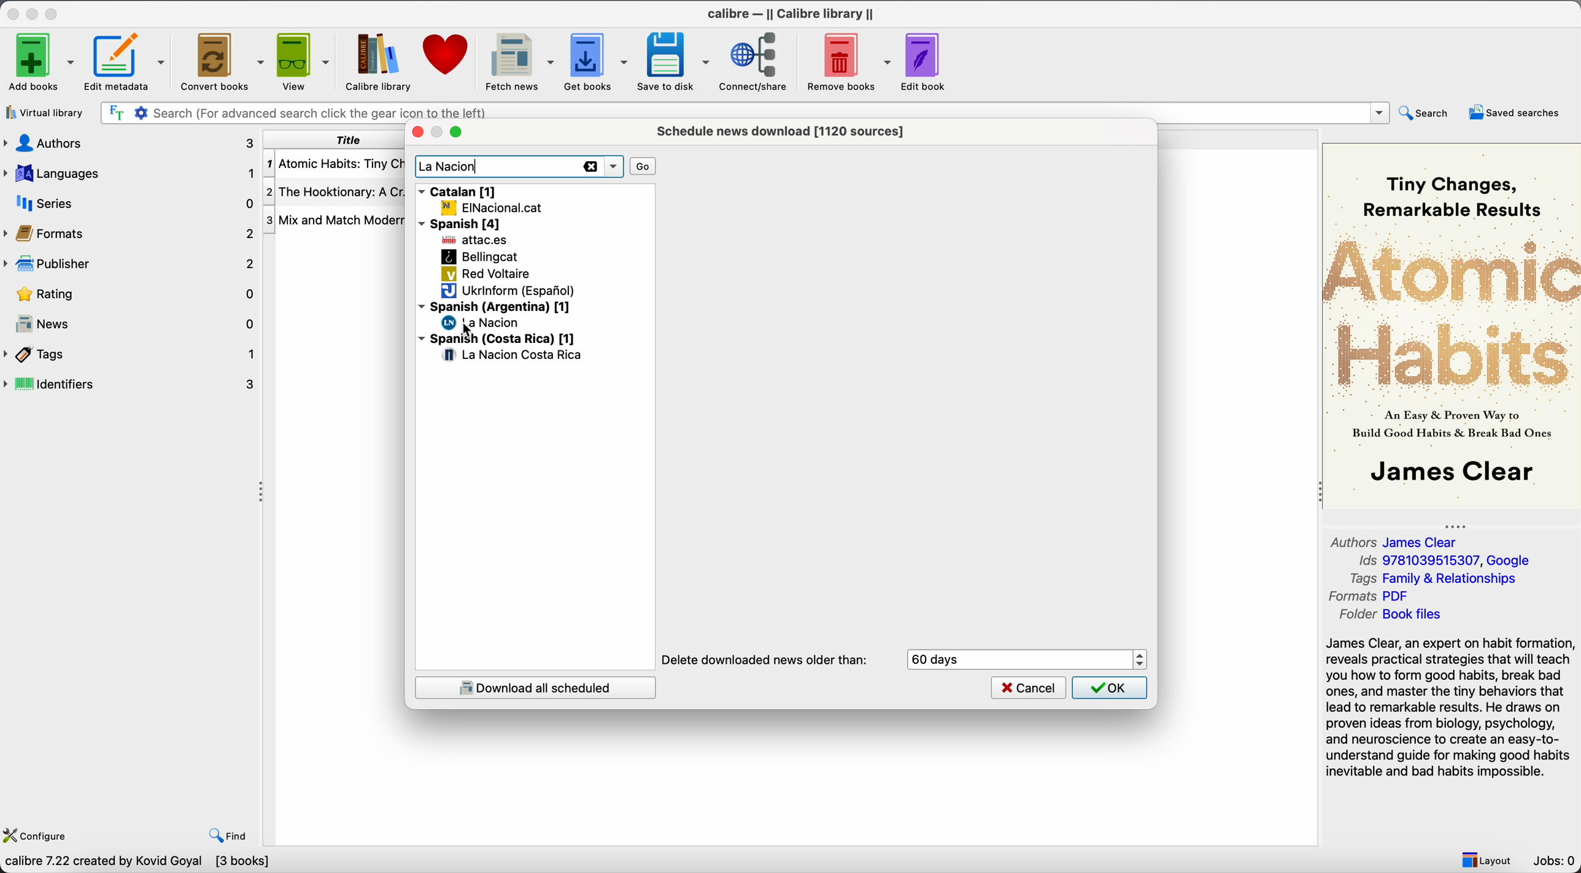  What do you see at coordinates (377, 61) in the screenshot?
I see `Calibre library` at bounding box center [377, 61].